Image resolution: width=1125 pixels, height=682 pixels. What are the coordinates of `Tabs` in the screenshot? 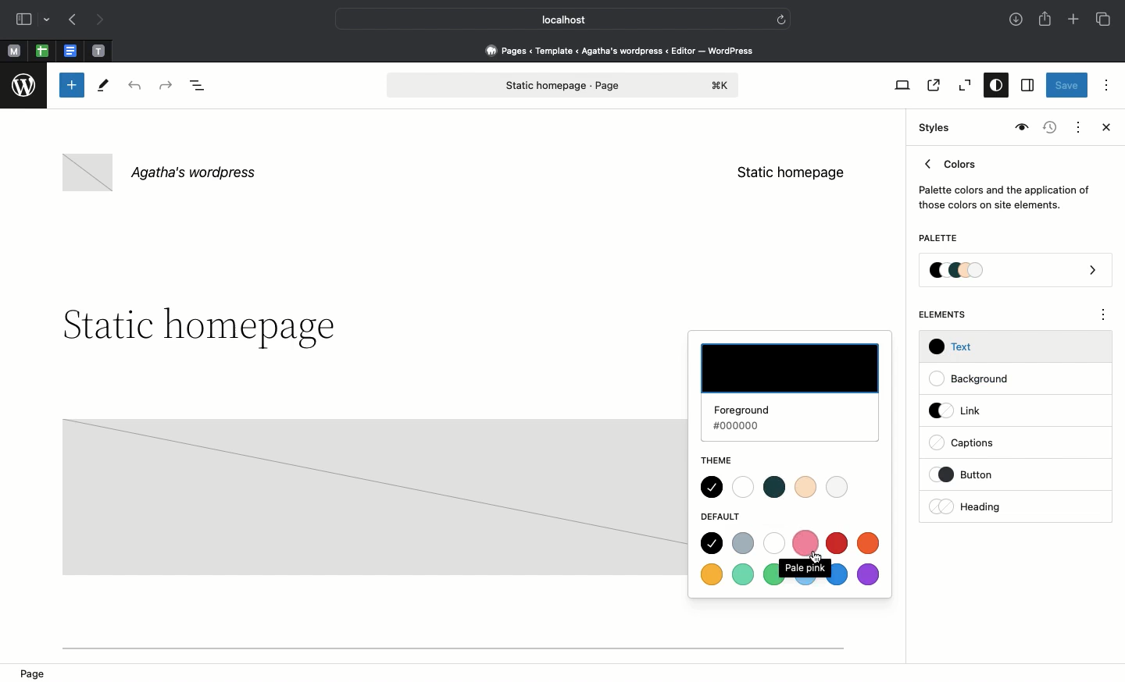 It's located at (1105, 20).